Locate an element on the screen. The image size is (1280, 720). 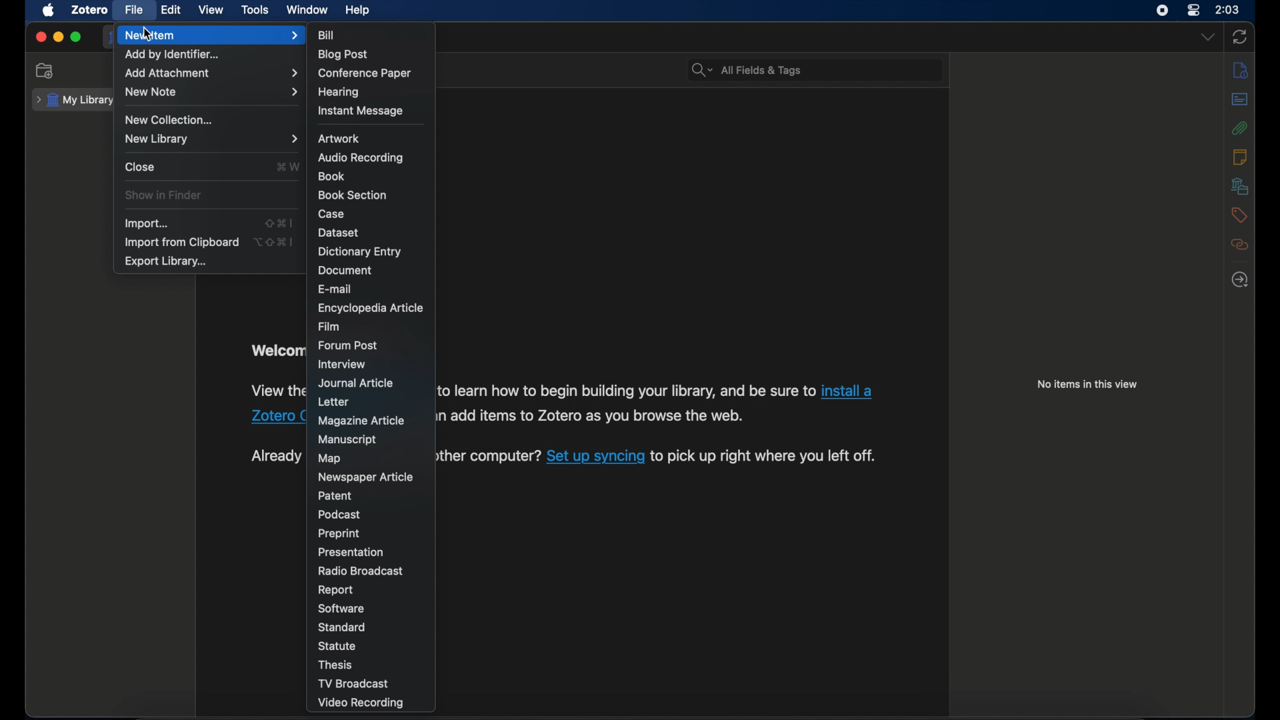
statue is located at coordinates (337, 645).